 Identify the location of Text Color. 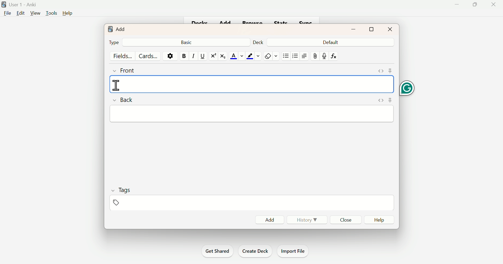
(237, 55).